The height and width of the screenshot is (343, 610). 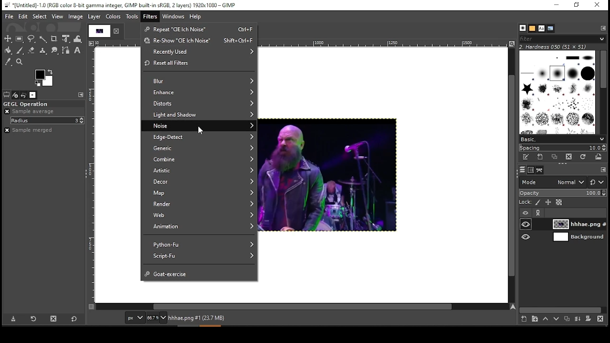 What do you see at coordinates (559, 319) in the screenshot?
I see `move layer on step down` at bounding box center [559, 319].